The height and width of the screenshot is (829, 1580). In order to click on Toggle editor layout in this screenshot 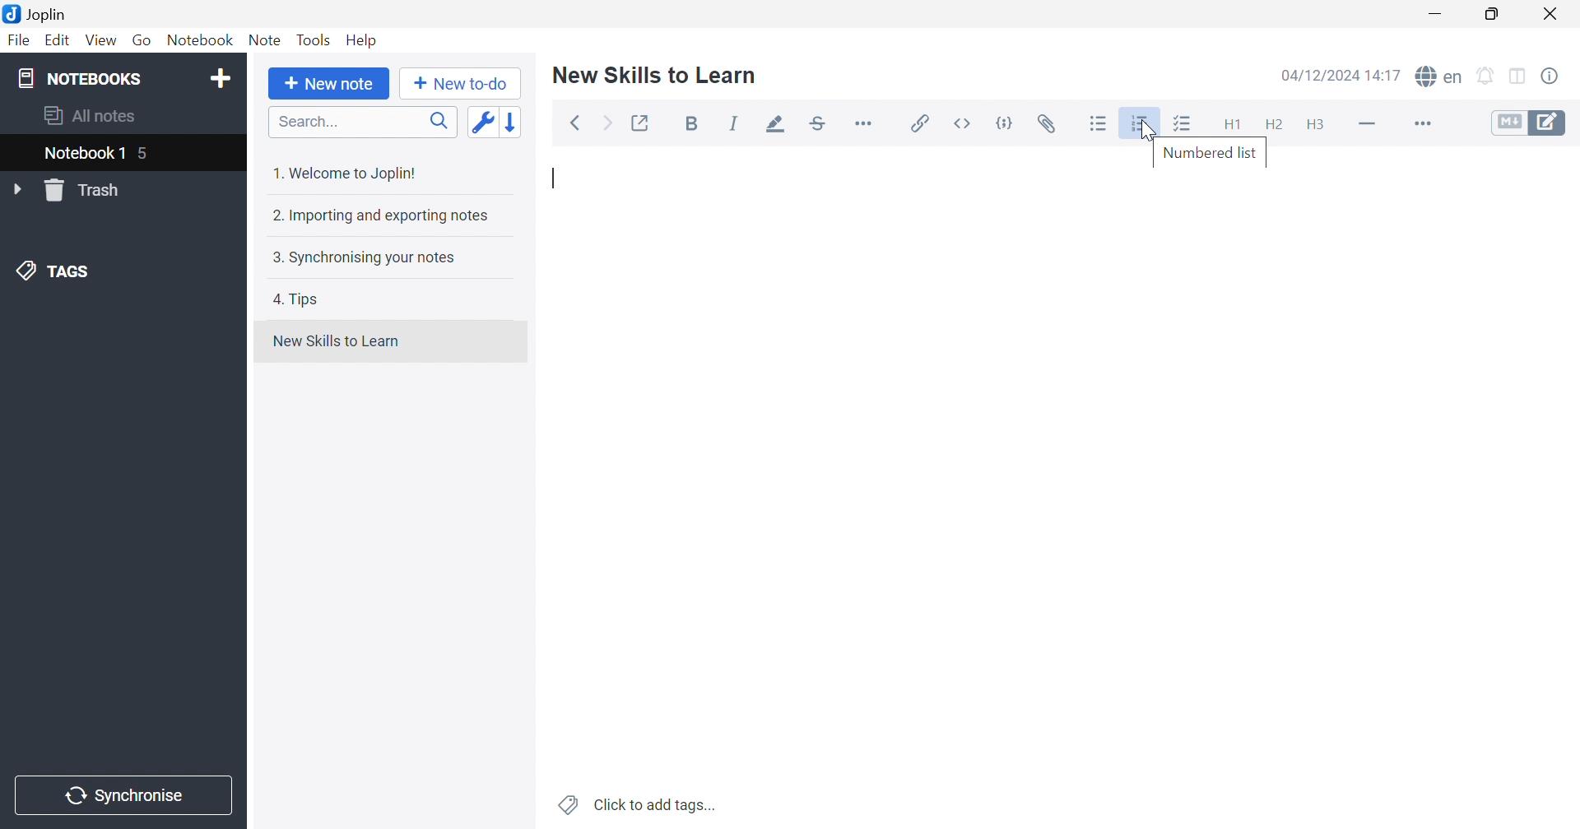, I will do `click(1520, 77)`.